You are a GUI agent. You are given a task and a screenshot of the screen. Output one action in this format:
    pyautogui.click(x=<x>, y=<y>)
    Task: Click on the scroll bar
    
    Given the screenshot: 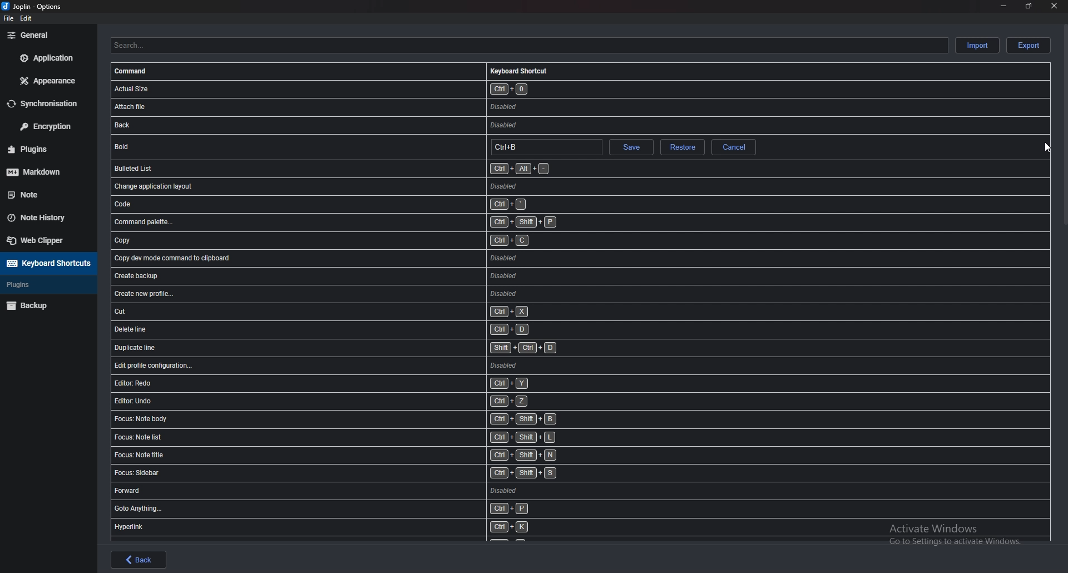 What is the action you would take?
    pyautogui.click(x=1064, y=126)
    